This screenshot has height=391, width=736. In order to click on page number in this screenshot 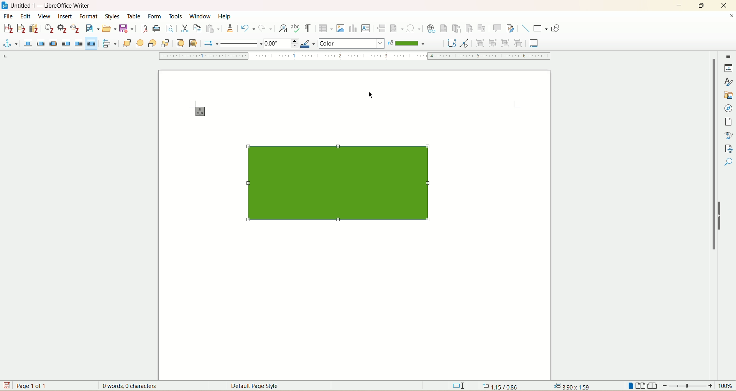, I will do `click(33, 386)`.